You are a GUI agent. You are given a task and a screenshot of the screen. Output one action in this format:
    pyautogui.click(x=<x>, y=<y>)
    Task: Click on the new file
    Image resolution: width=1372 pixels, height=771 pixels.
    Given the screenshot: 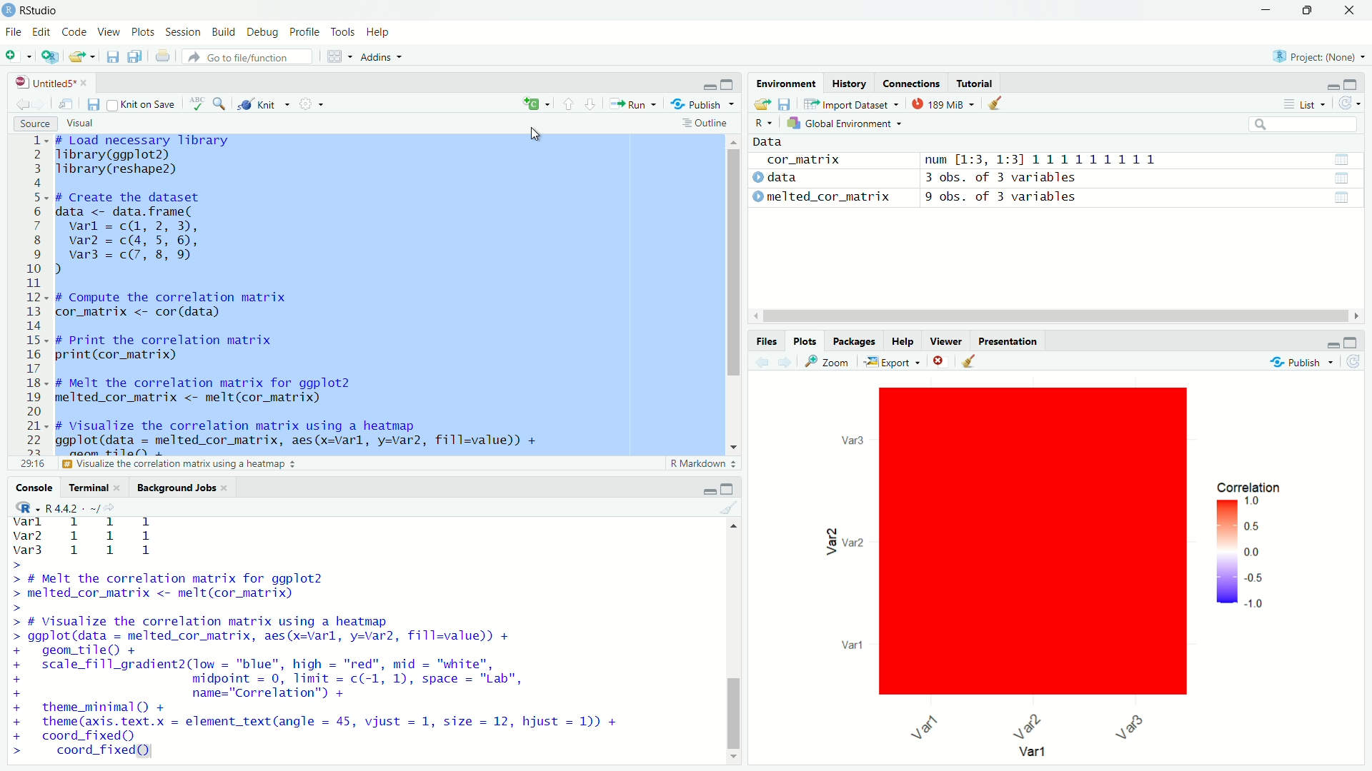 What is the action you would take?
    pyautogui.click(x=14, y=56)
    